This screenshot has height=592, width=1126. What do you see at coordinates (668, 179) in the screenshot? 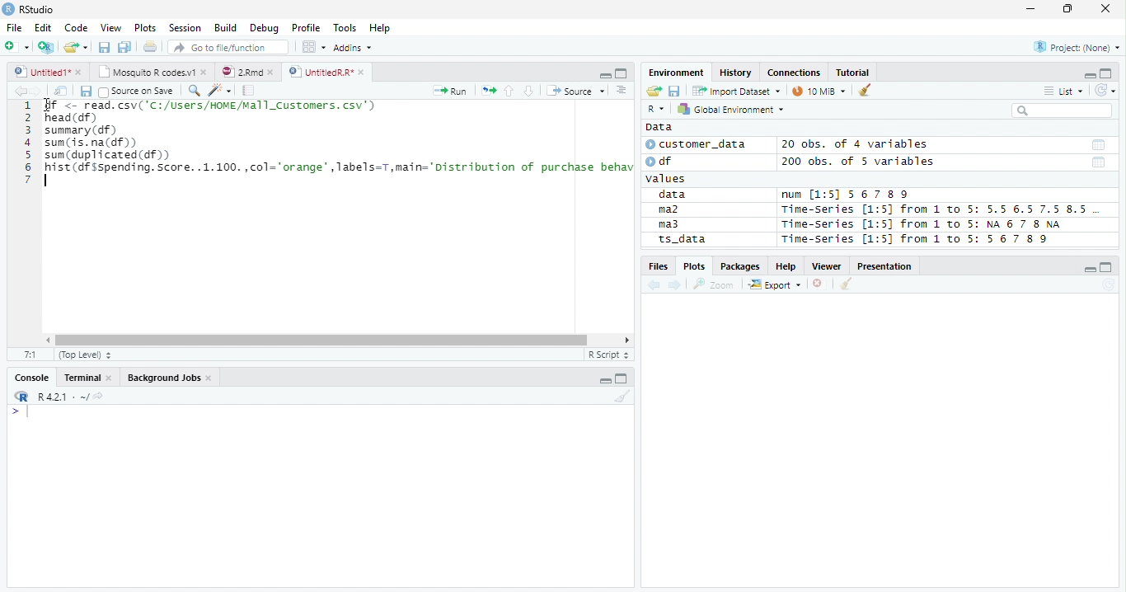
I see `values` at bounding box center [668, 179].